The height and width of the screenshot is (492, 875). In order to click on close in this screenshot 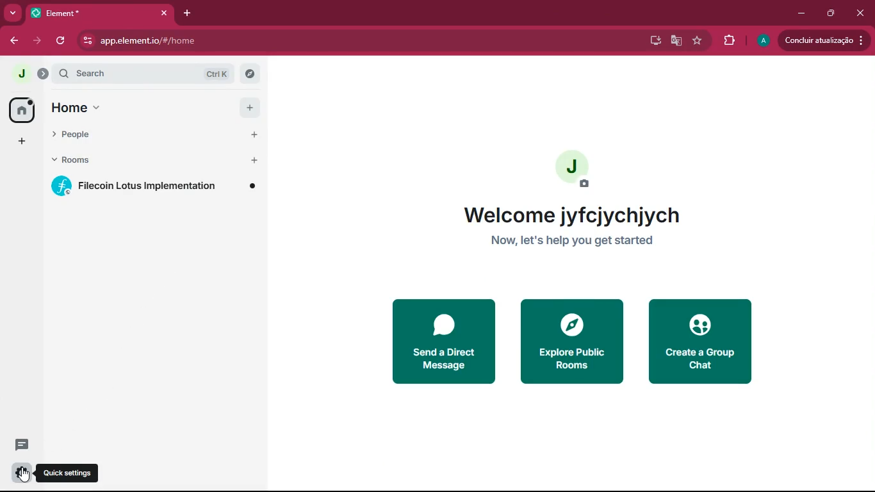, I will do `click(859, 13)`.